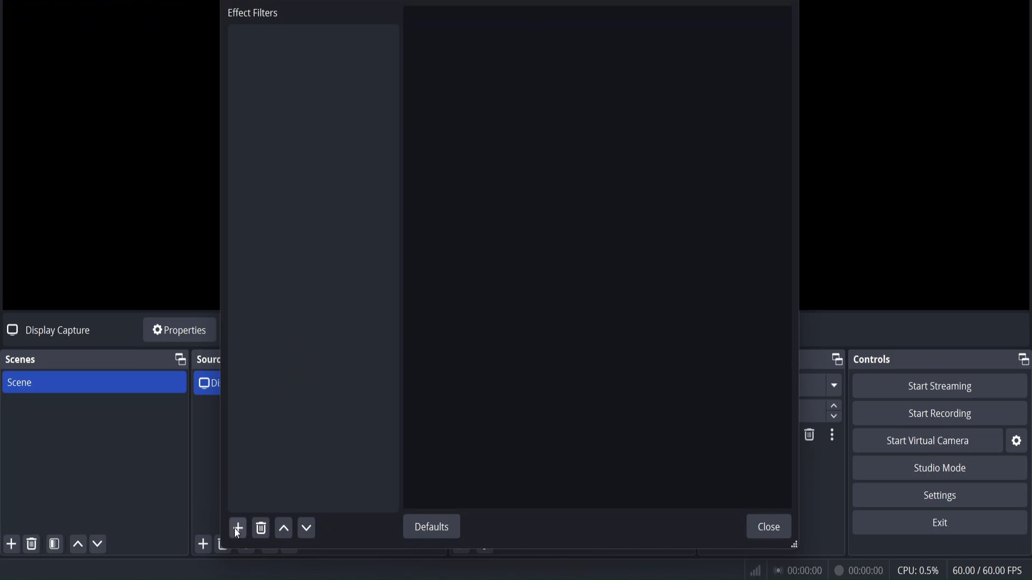  Describe the element at coordinates (938, 495) in the screenshot. I see `settings` at that location.